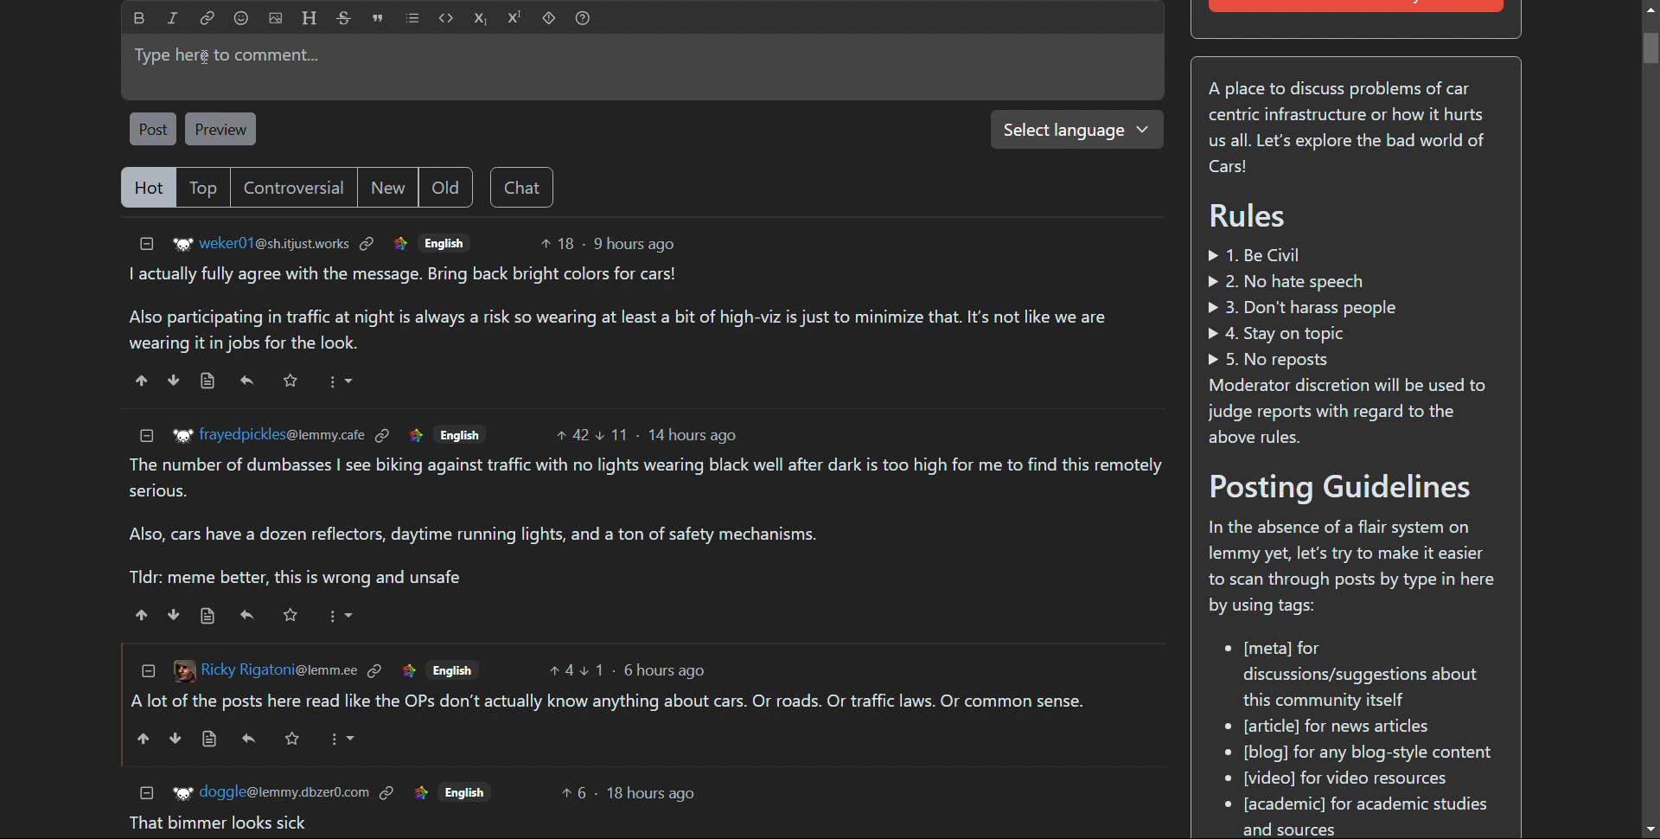  What do you see at coordinates (247, 381) in the screenshot?
I see `reply` at bounding box center [247, 381].